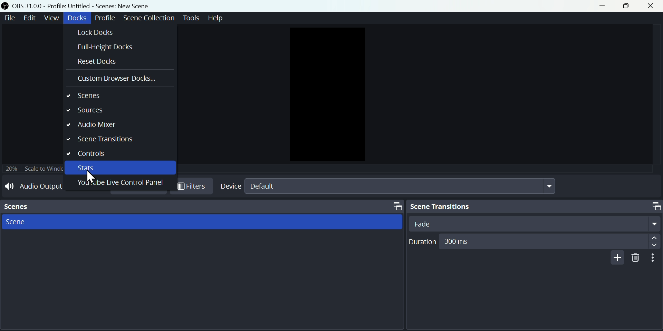  What do you see at coordinates (100, 110) in the screenshot?
I see `sources` at bounding box center [100, 110].